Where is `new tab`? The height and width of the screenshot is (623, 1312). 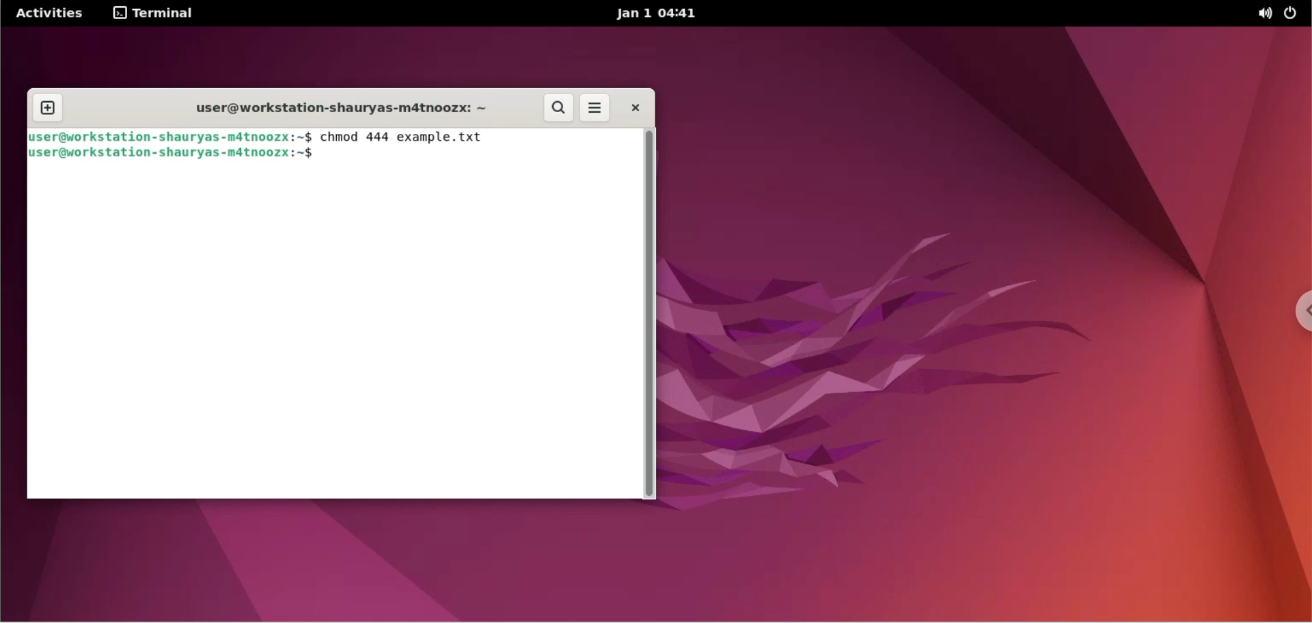
new tab is located at coordinates (49, 107).